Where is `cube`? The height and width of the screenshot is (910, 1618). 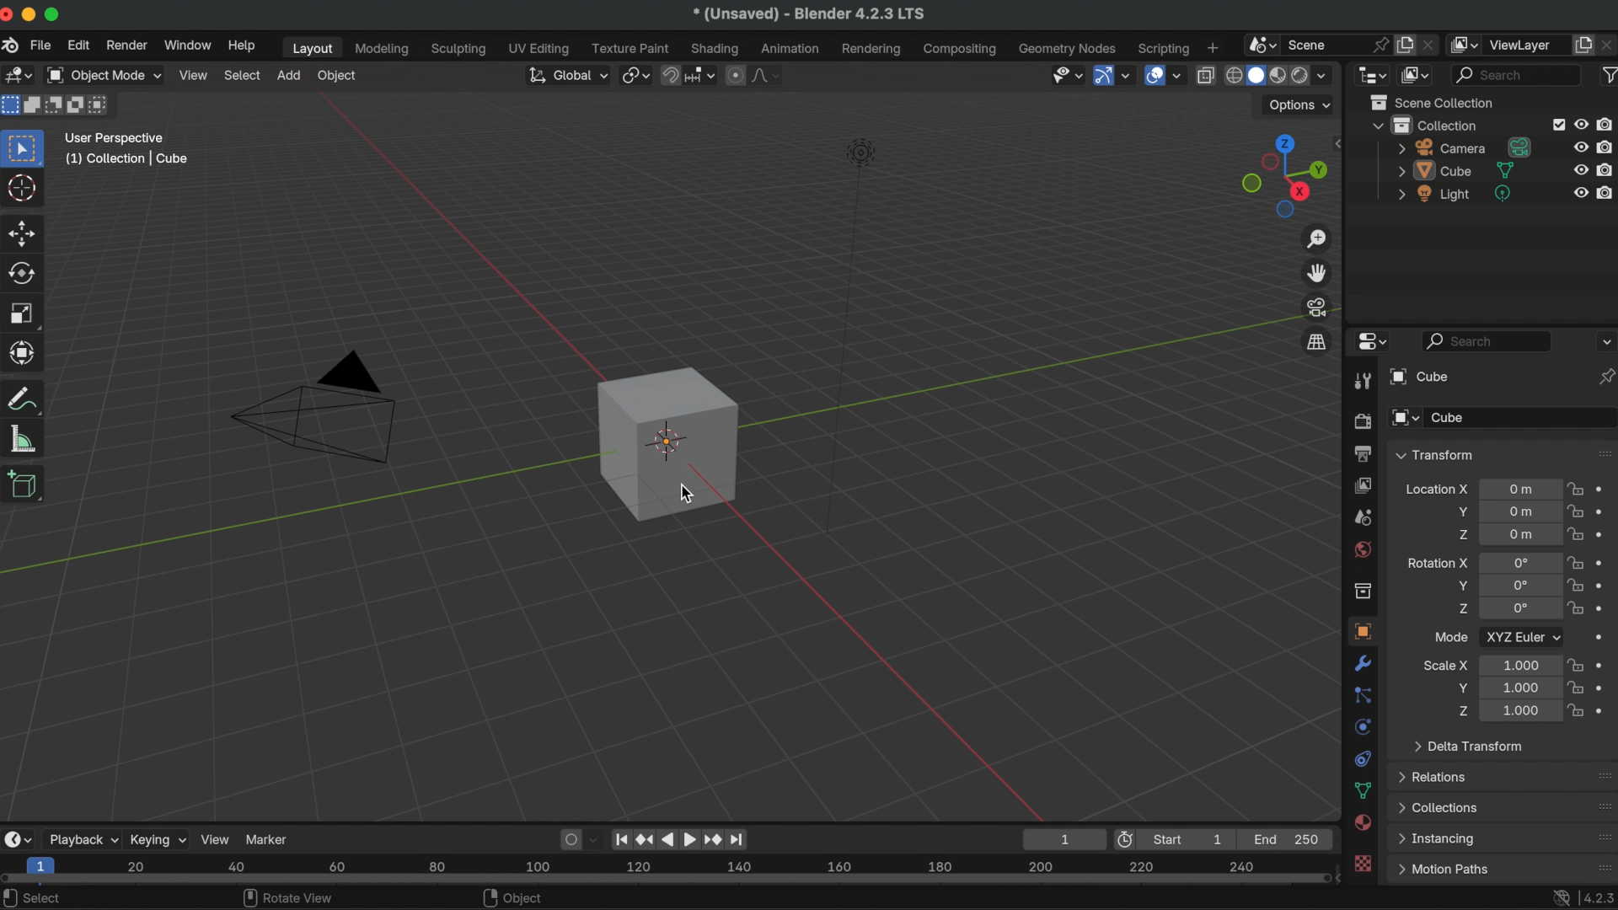 cube is located at coordinates (668, 443).